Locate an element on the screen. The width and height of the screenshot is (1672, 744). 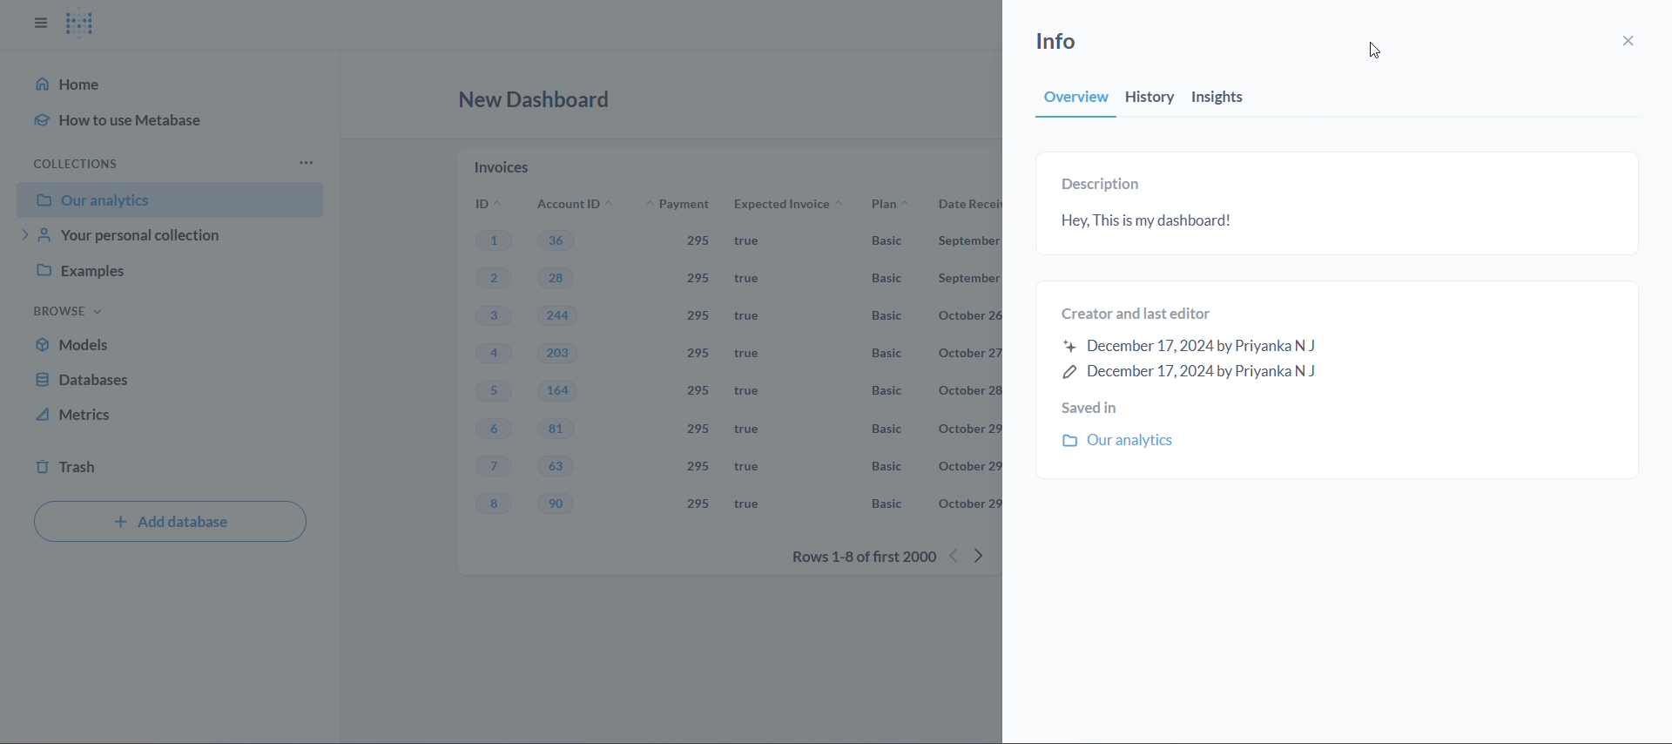
models is located at coordinates (170, 348).